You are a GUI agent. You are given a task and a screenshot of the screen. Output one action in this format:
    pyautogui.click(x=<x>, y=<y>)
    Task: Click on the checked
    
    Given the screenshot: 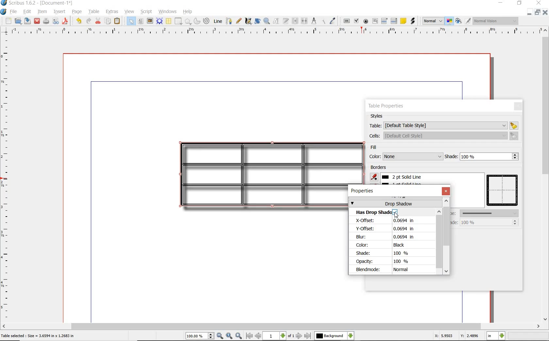 What is the action you would take?
    pyautogui.click(x=395, y=212)
    